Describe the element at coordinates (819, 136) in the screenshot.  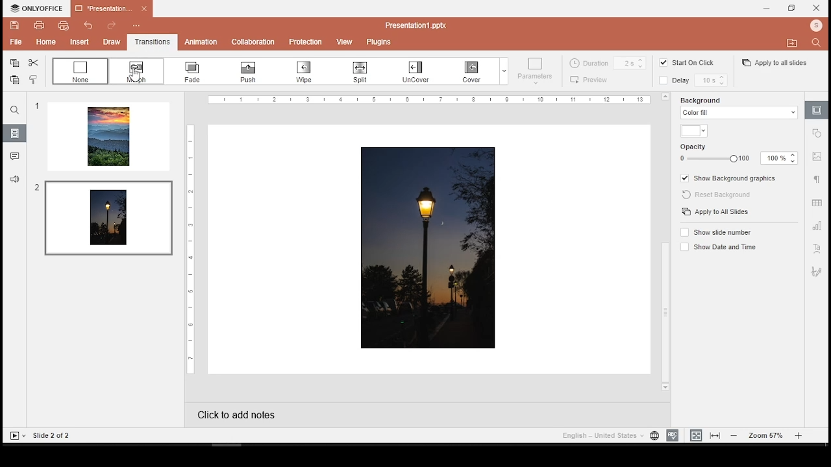
I see `` at that location.